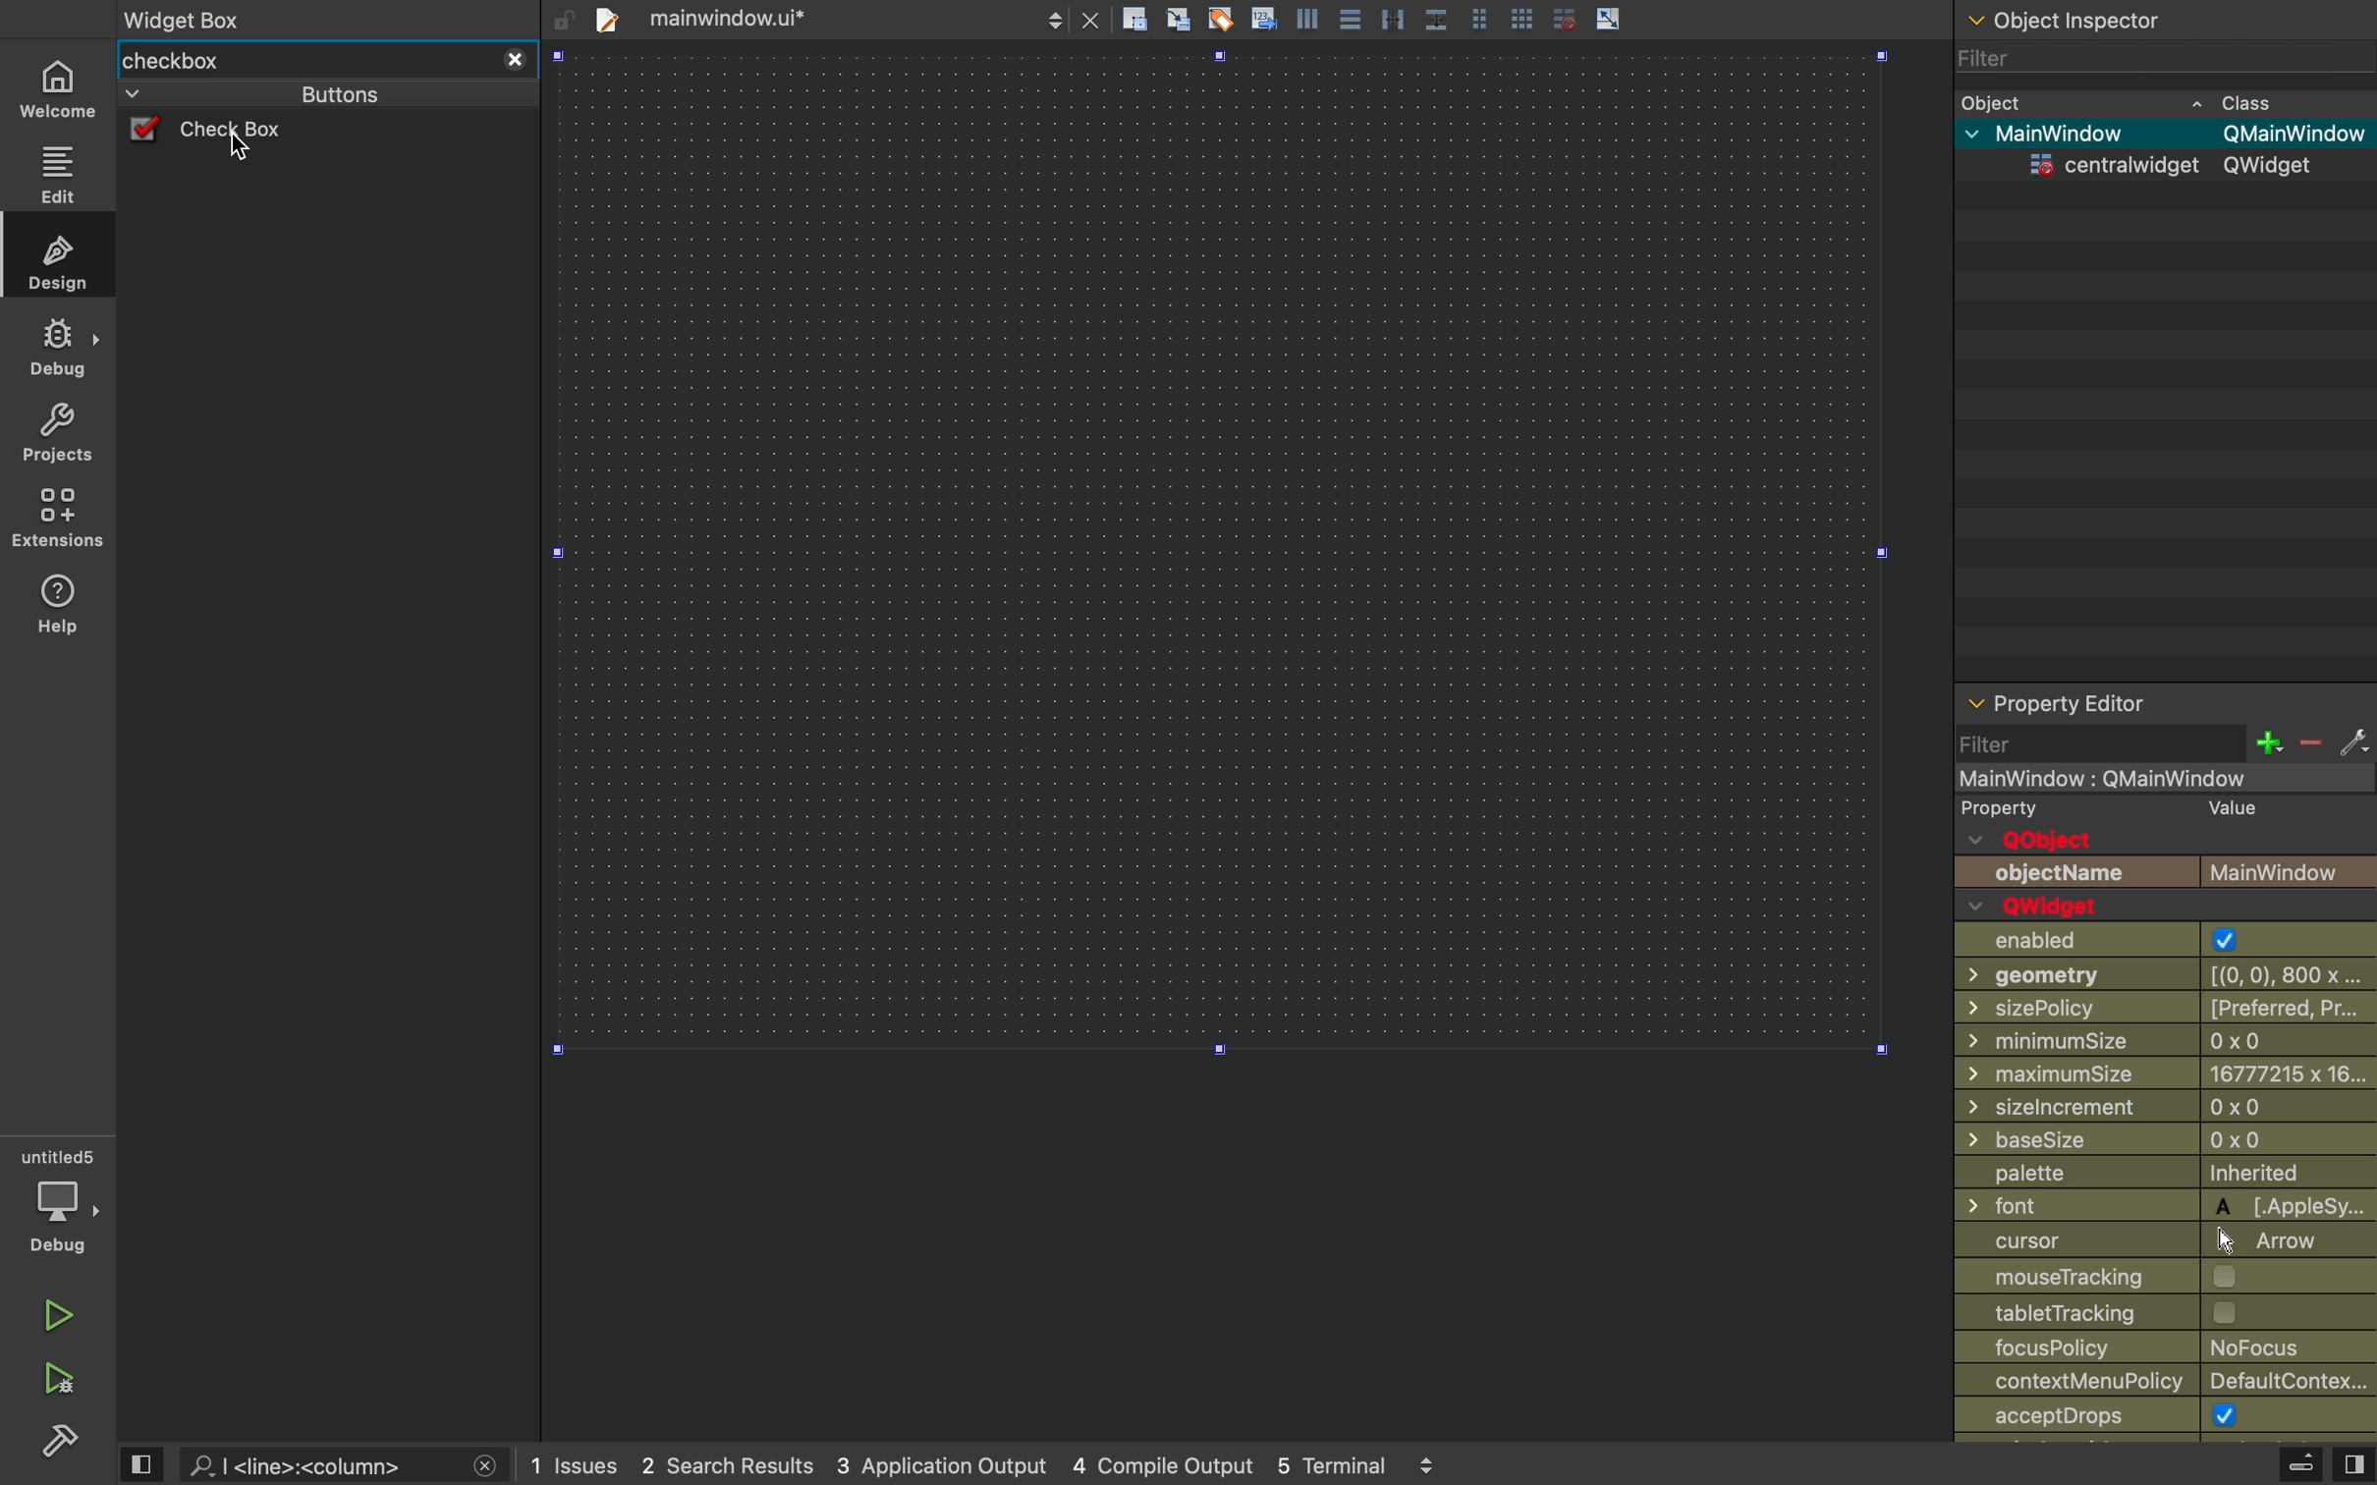  What do you see at coordinates (1134, 19) in the screenshot?
I see `create rectangle` at bounding box center [1134, 19].